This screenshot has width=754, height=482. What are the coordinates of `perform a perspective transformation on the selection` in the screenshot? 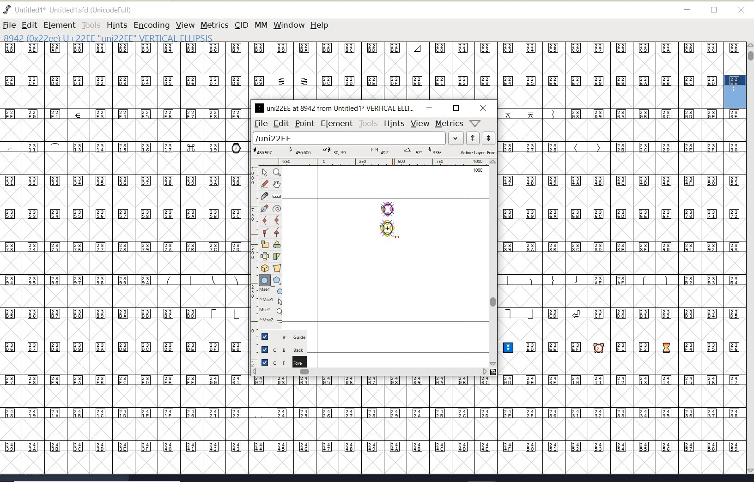 It's located at (277, 268).